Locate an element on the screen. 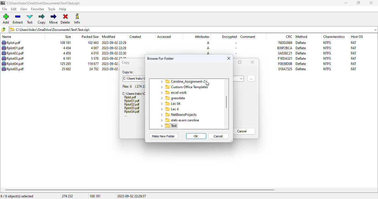 This screenshot has height=199, width=378. FAT is located at coordinates (354, 58).